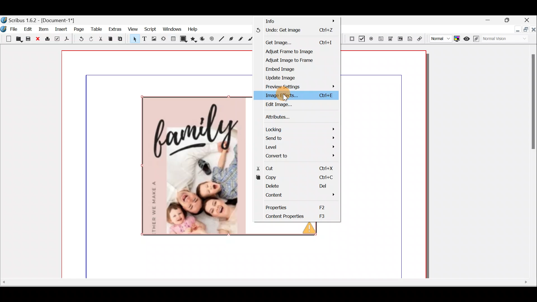 The height and width of the screenshot is (302, 537). I want to click on Shape, so click(184, 39).